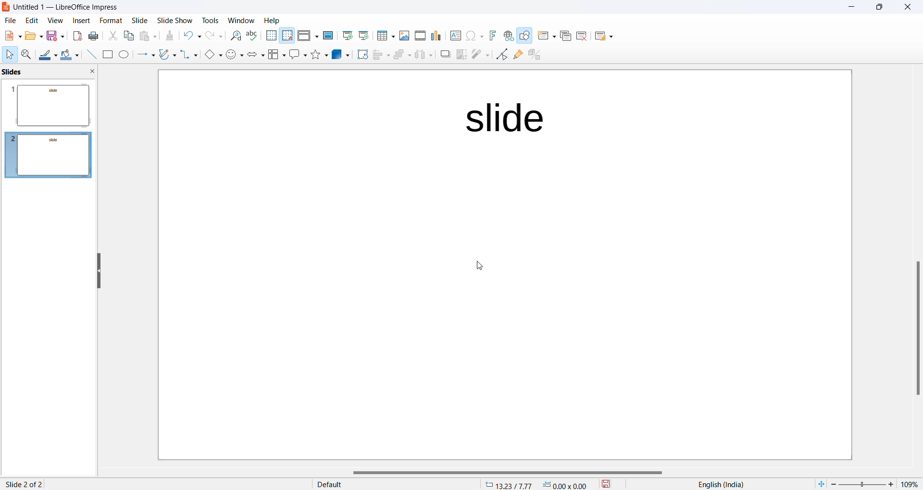 The height and width of the screenshot is (490, 923). Describe the element at coordinates (916, 330) in the screenshot. I see `scroll bar` at that location.